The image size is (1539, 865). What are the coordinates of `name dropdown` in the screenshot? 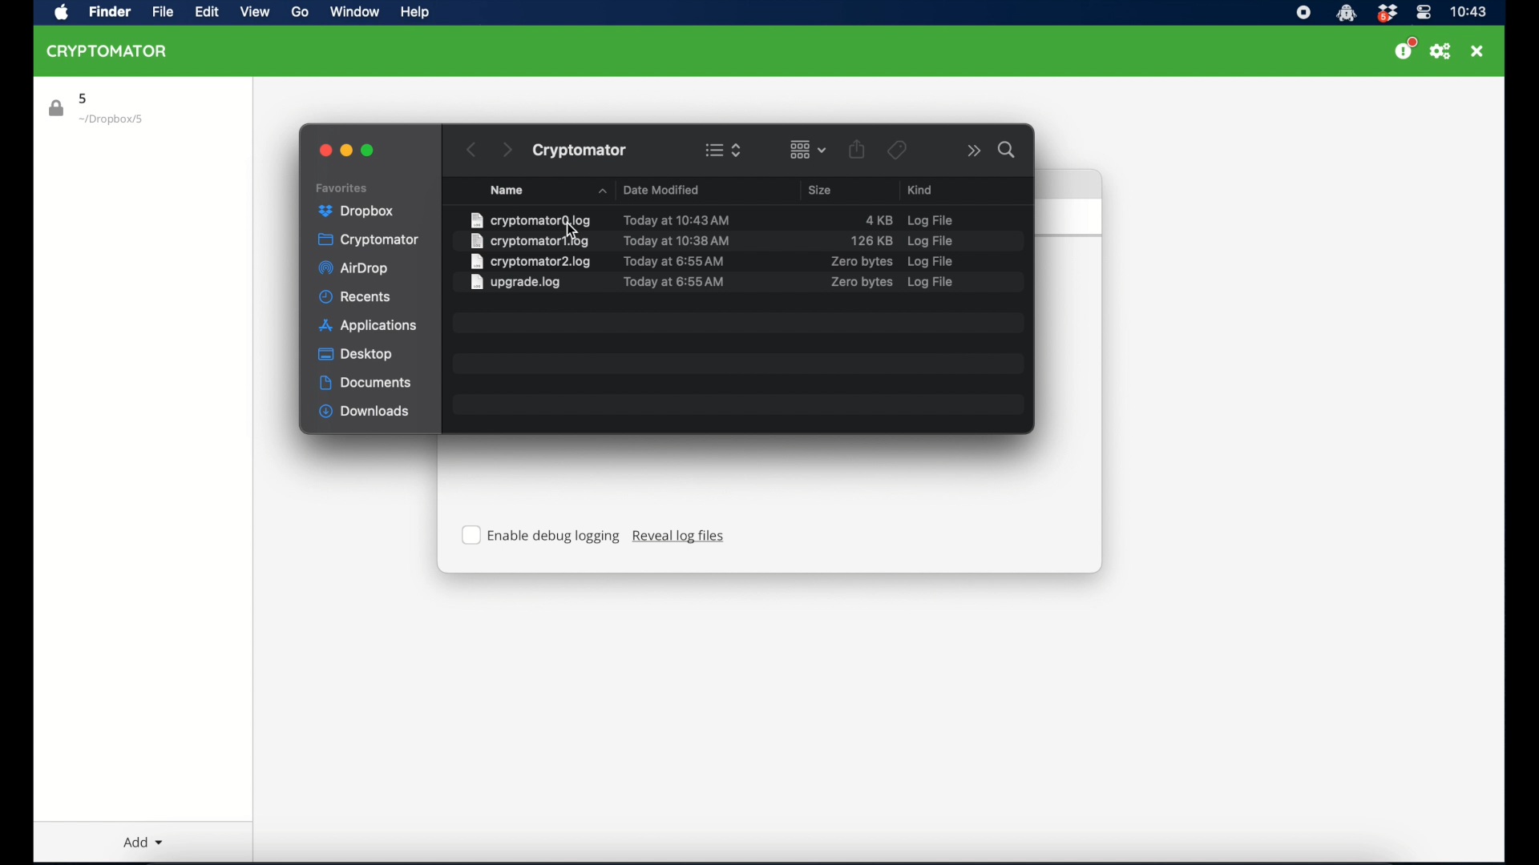 It's located at (602, 191).